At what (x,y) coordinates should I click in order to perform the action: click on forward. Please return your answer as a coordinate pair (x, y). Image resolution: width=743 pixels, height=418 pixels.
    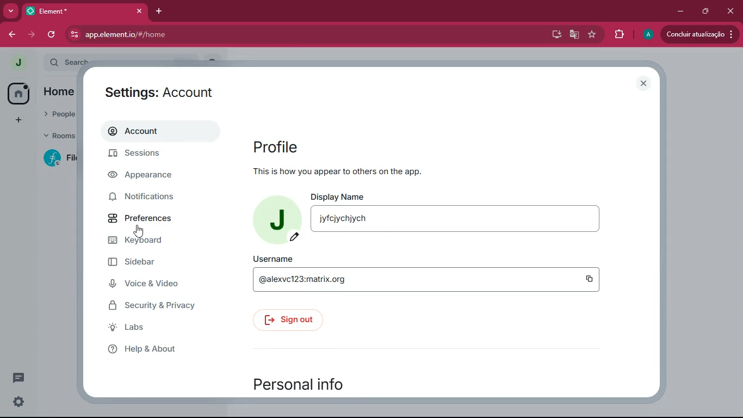
    Looking at the image, I should click on (30, 35).